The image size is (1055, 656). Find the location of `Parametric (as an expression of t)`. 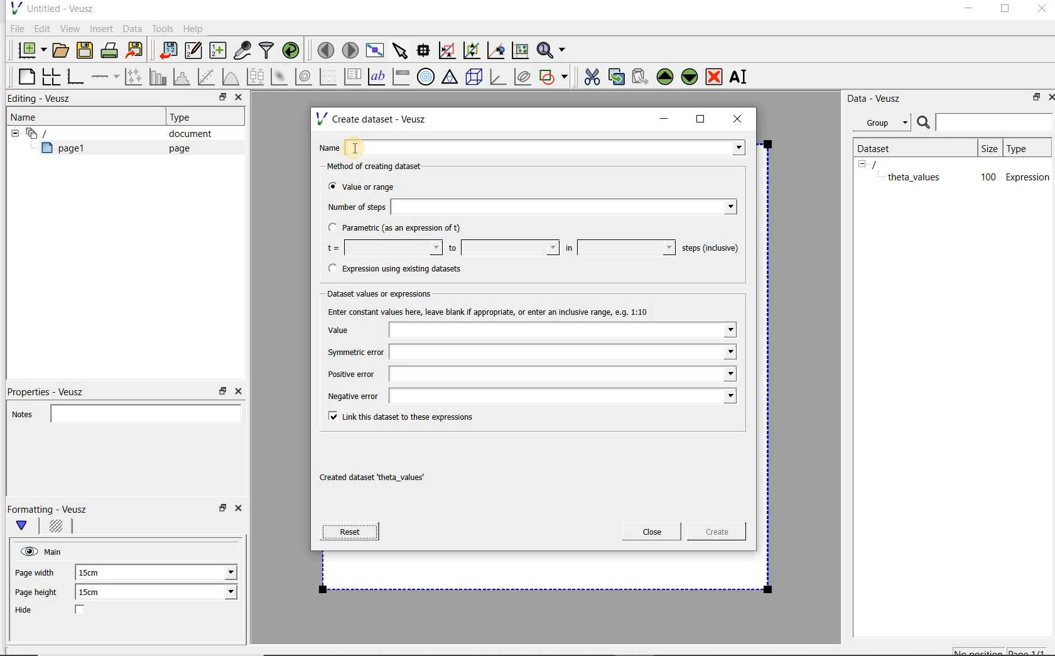

Parametric (as an expression of t) is located at coordinates (400, 228).